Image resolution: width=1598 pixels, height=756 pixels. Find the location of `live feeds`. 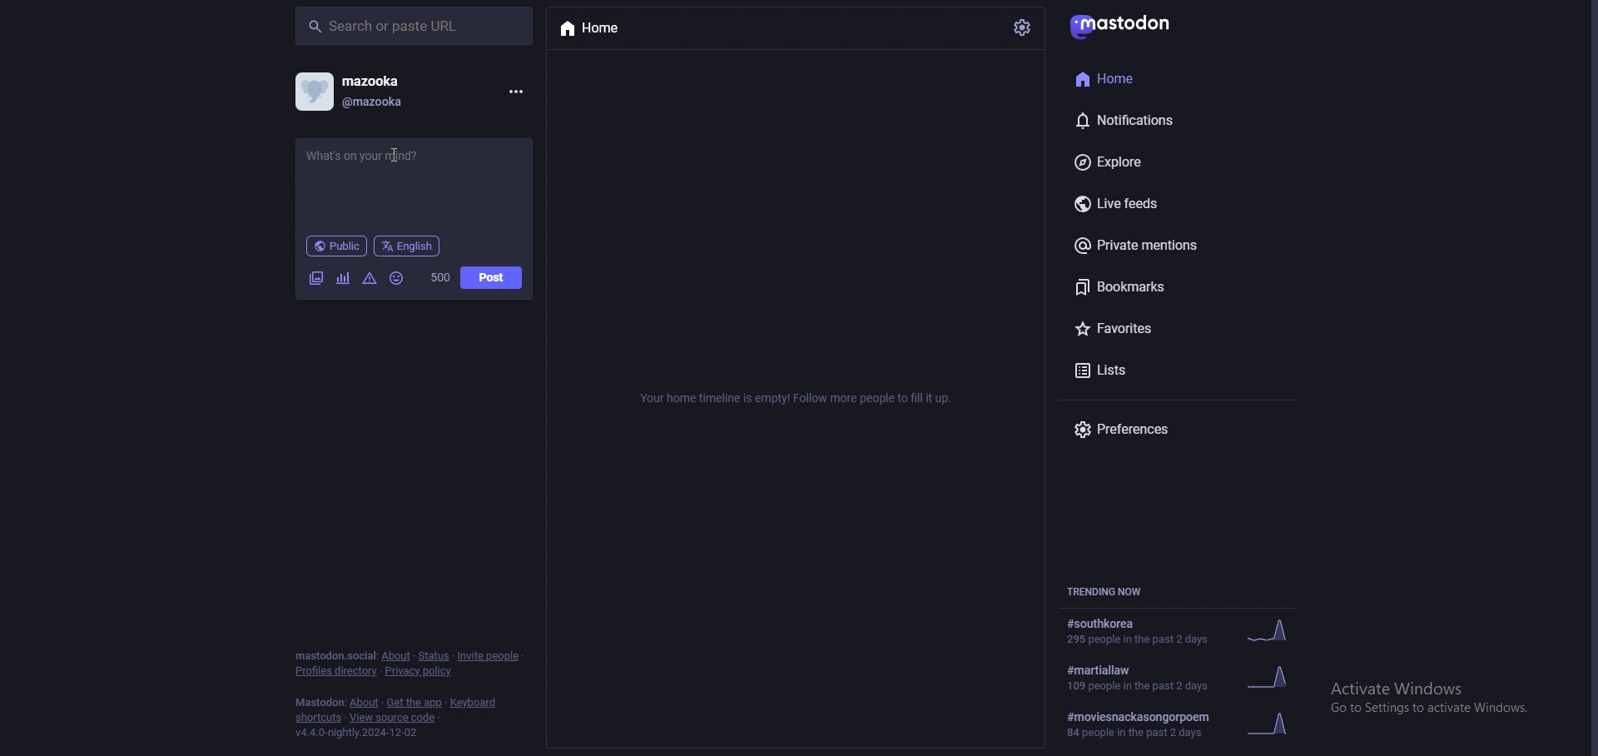

live feeds is located at coordinates (1154, 202).